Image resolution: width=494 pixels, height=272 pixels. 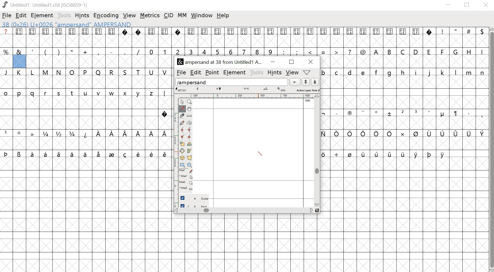 What do you see at coordinates (291, 62) in the screenshot?
I see `maximize` at bounding box center [291, 62].